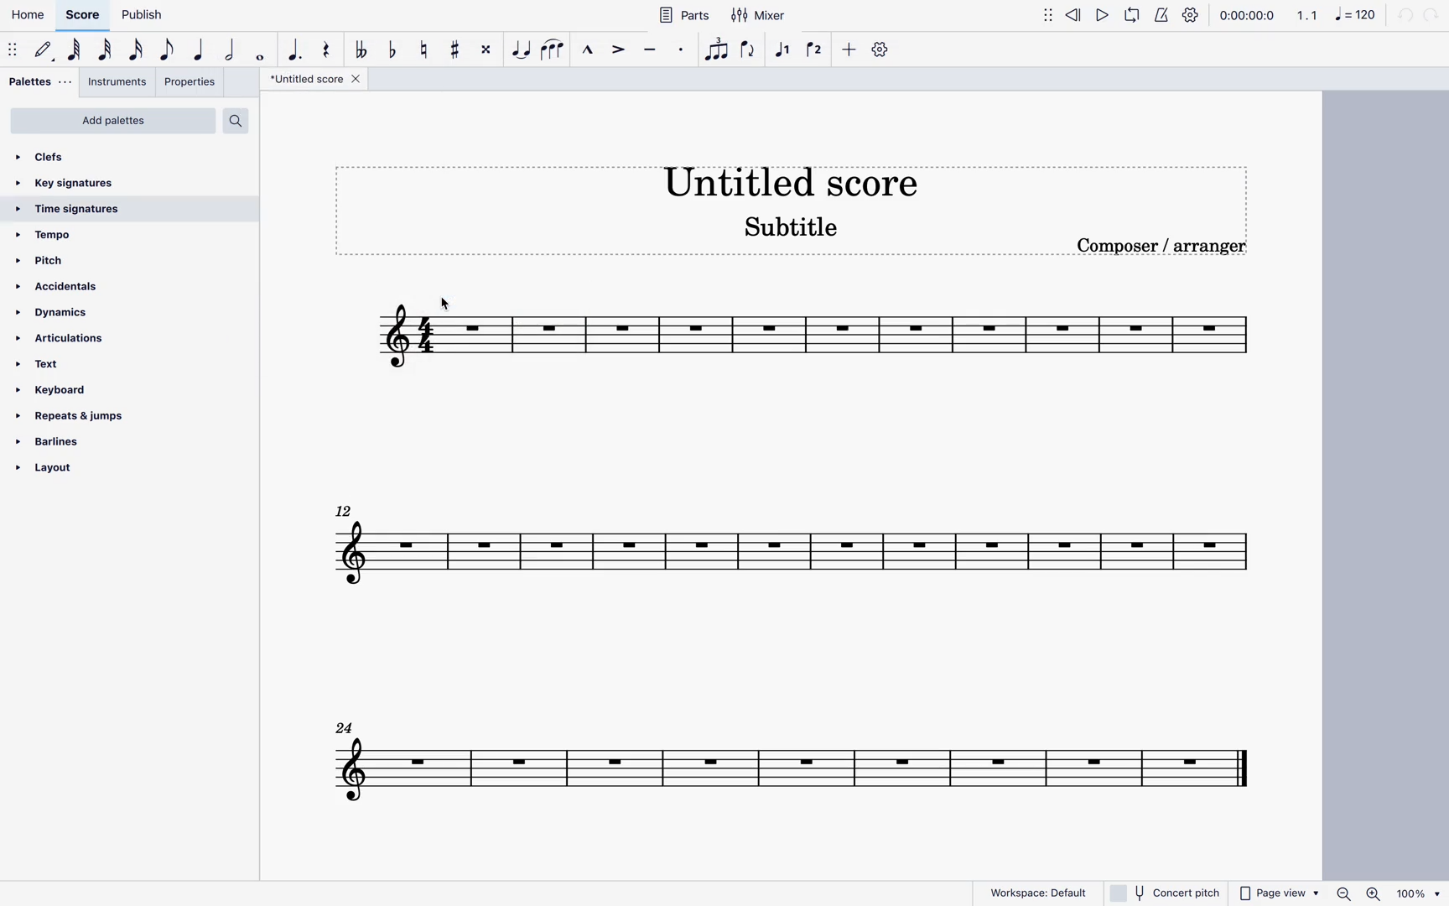 The height and width of the screenshot is (906, 1449). Describe the element at coordinates (787, 228) in the screenshot. I see `score subtitle` at that location.